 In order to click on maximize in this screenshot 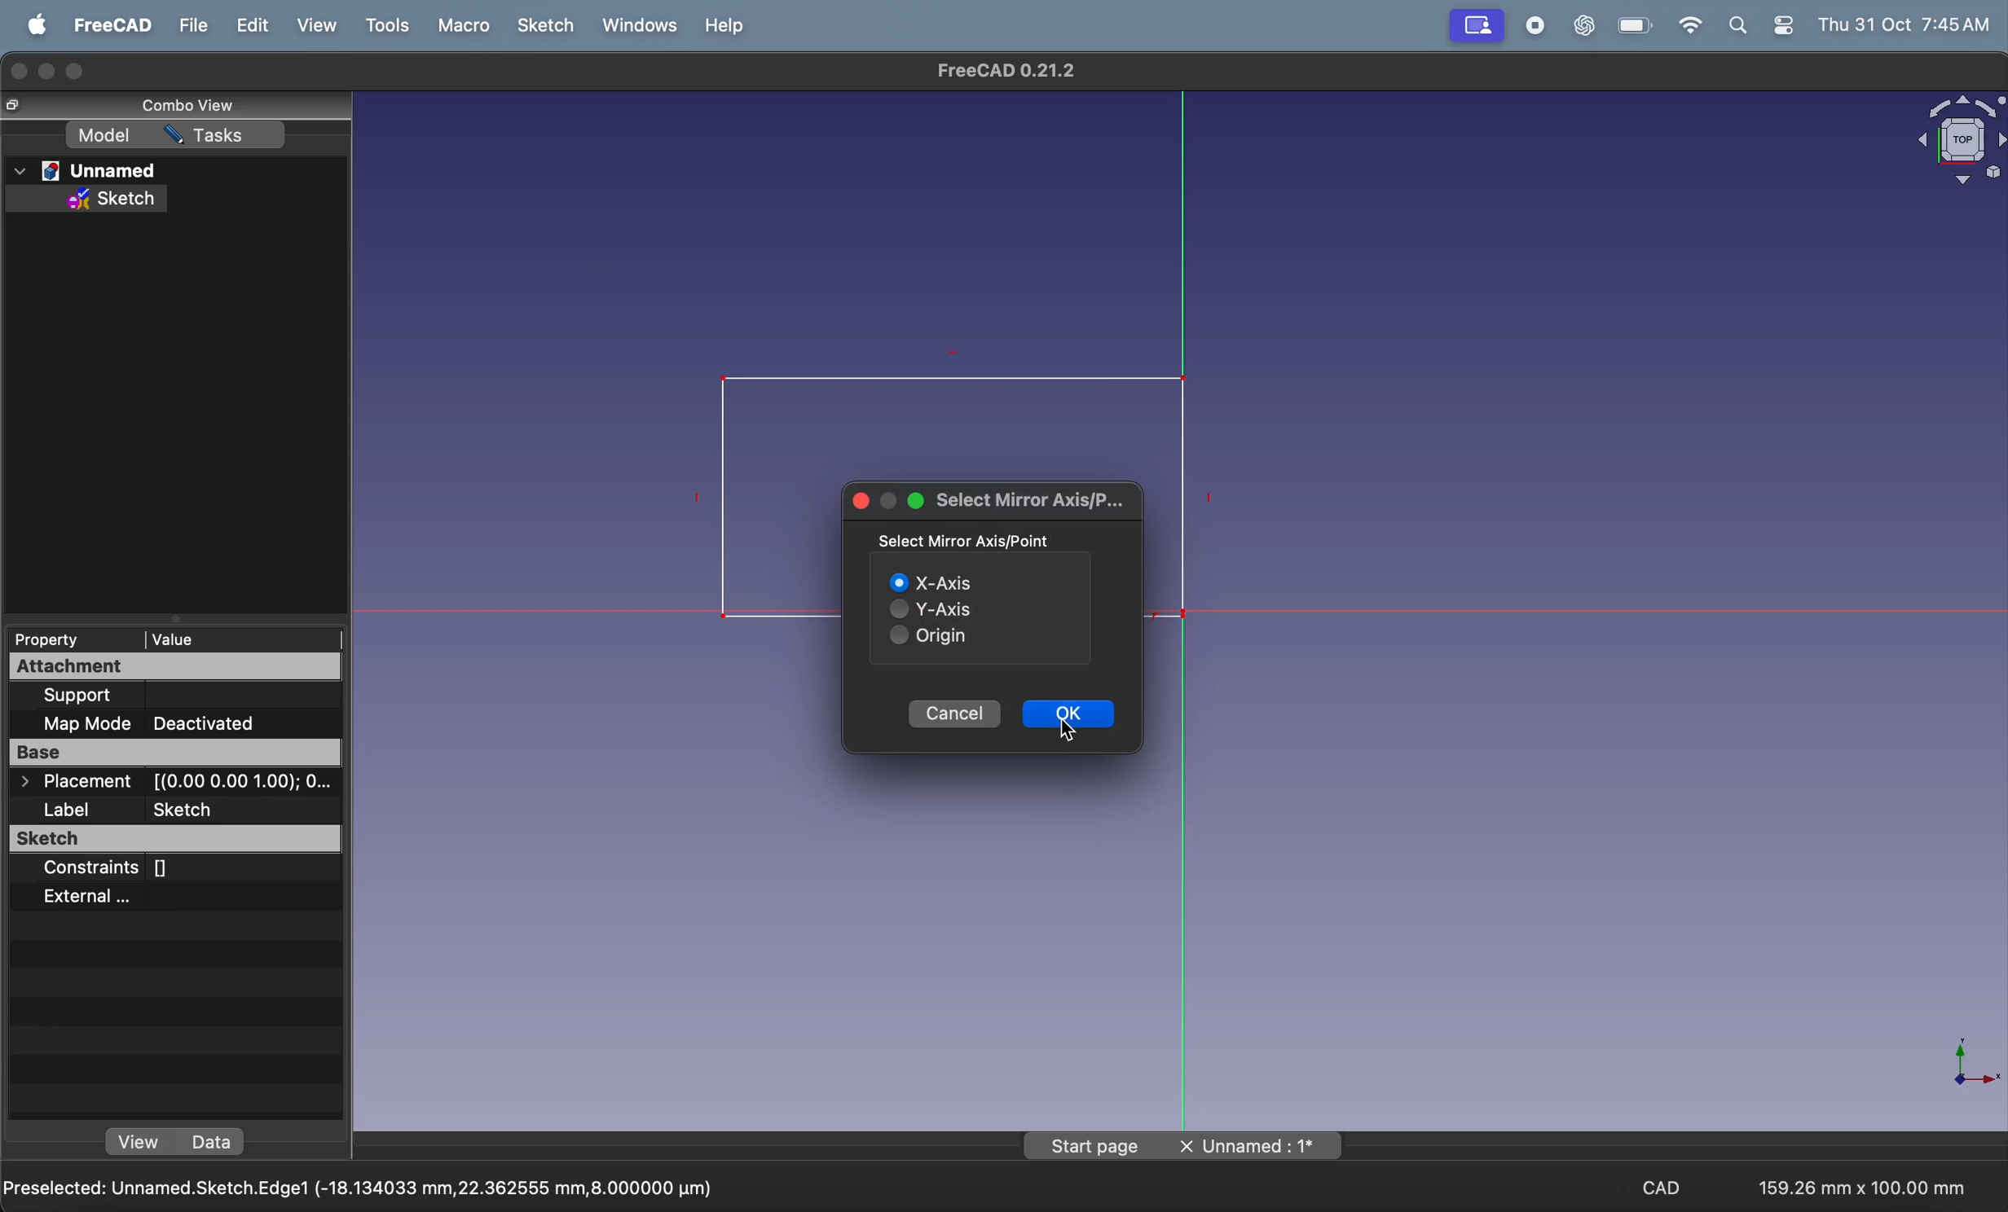, I will do `click(78, 74)`.